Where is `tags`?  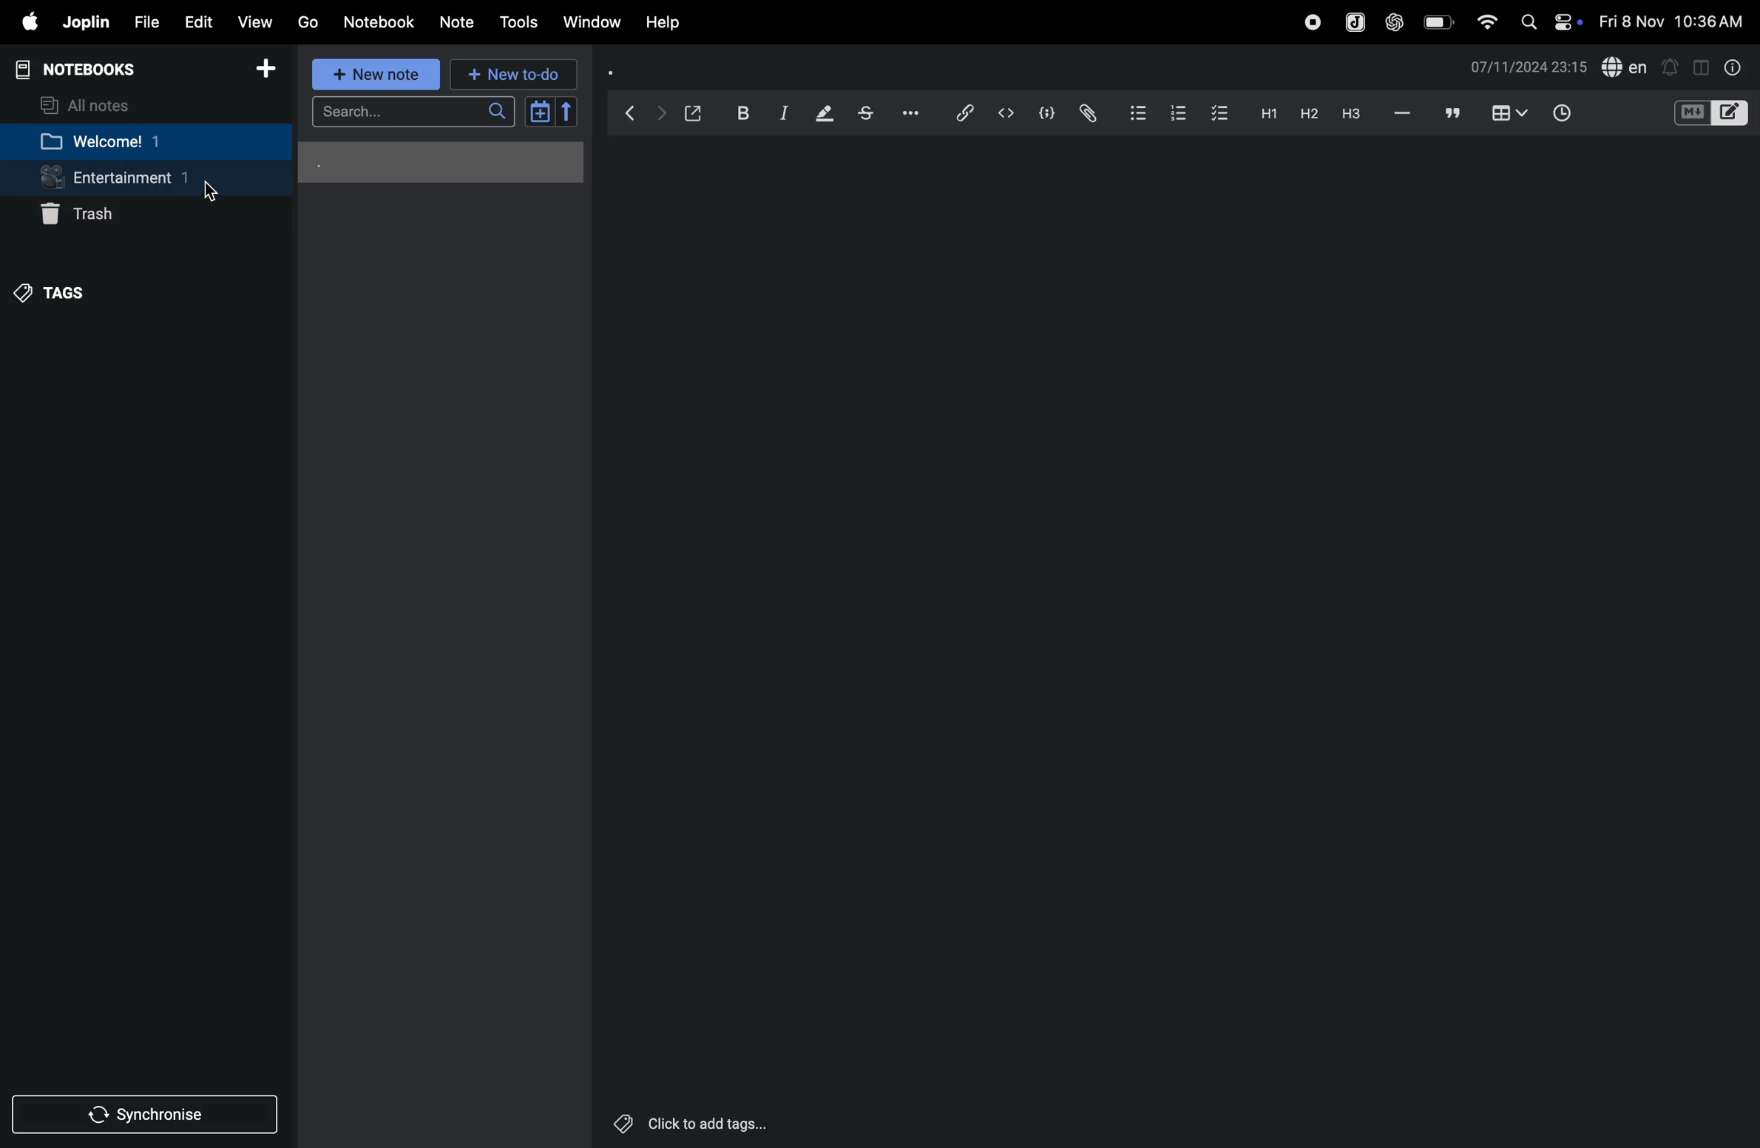
tags is located at coordinates (75, 294).